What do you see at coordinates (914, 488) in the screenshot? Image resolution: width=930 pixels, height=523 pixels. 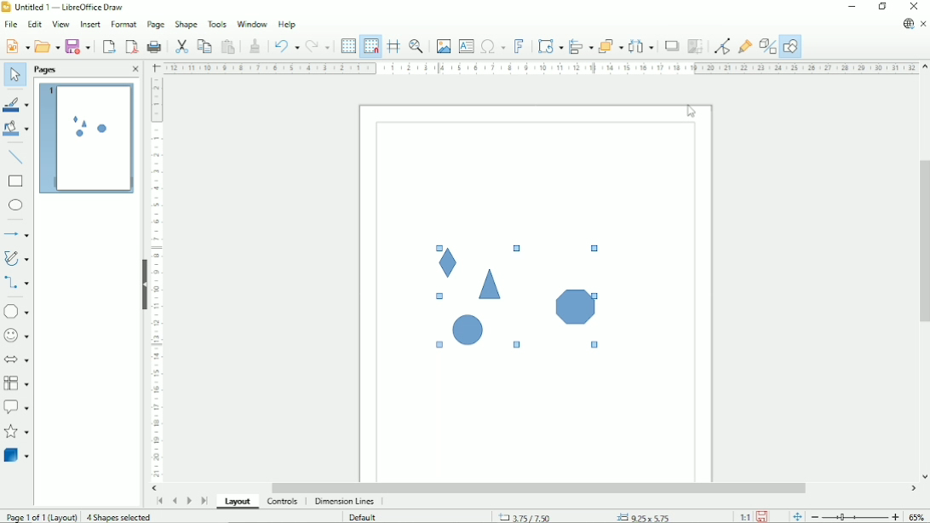 I see `Horizontal scroll button` at bounding box center [914, 488].